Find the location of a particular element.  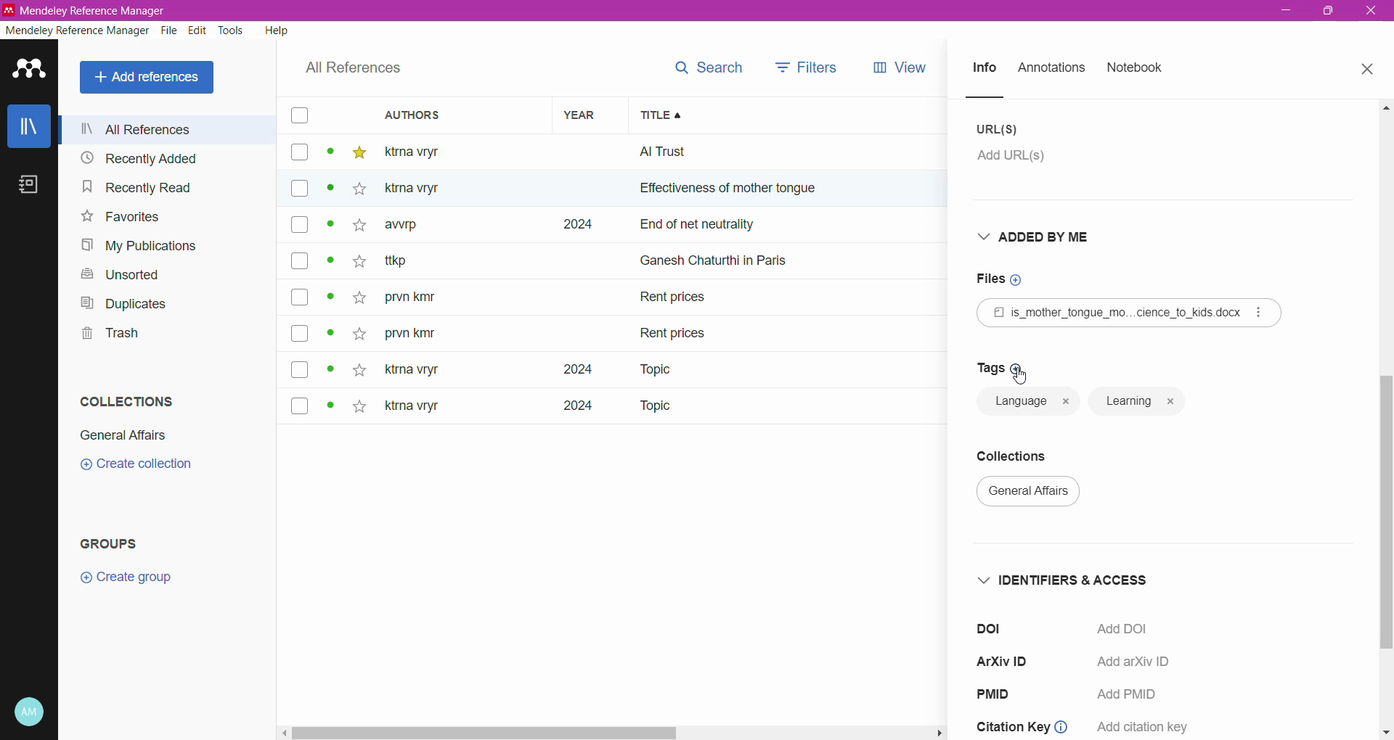

Title is located at coordinates (796, 115).